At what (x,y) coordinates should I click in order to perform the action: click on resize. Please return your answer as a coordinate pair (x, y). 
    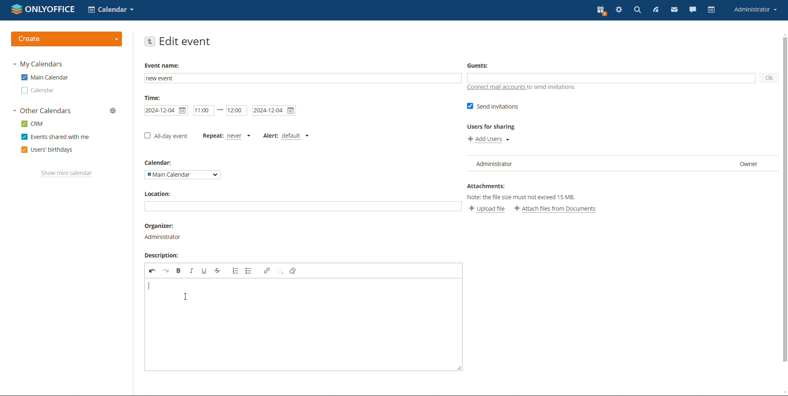
    Looking at the image, I should click on (458, 367).